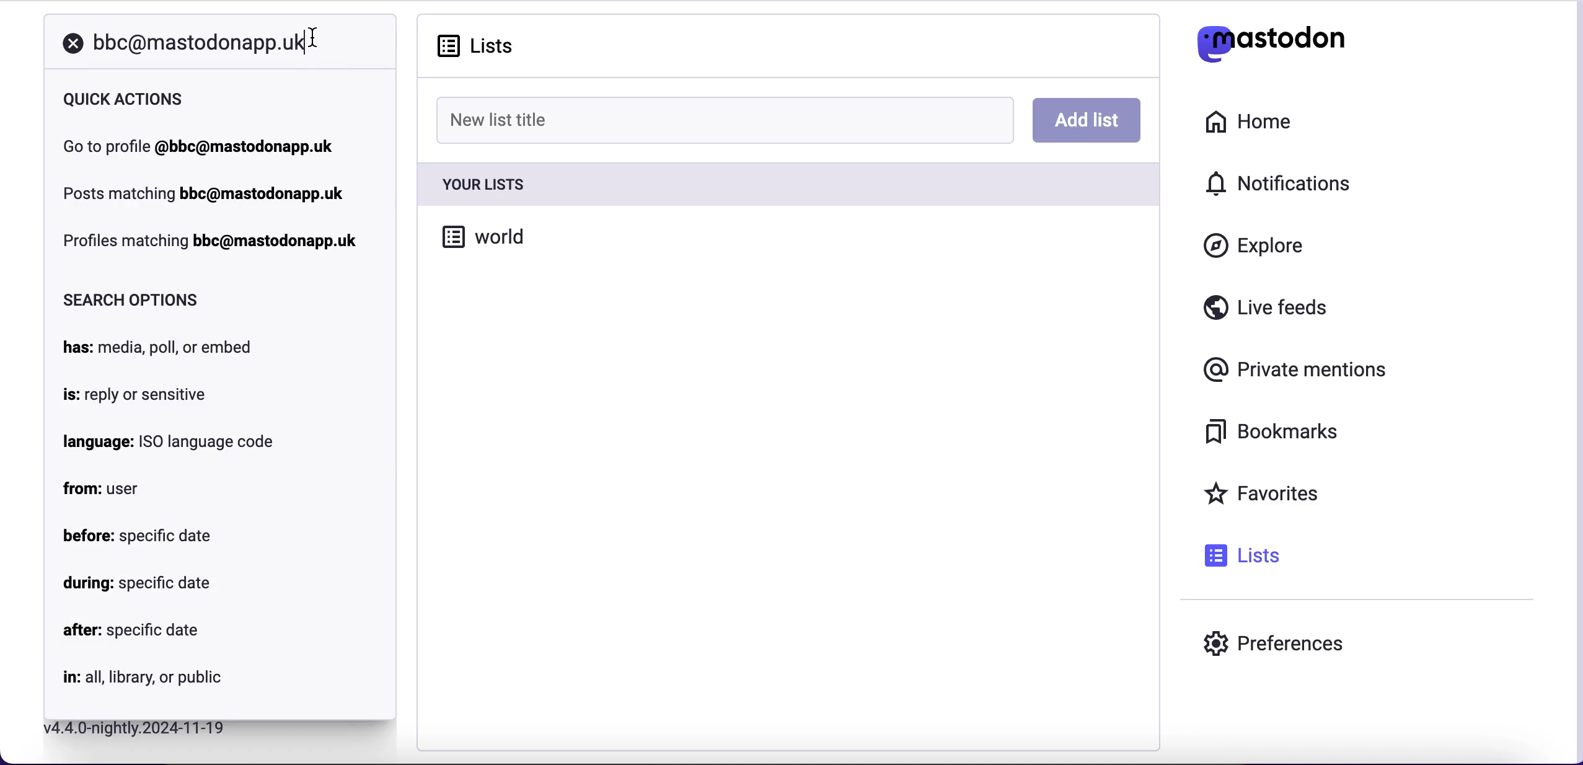  Describe the element at coordinates (103, 491) in the screenshot. I see `from: user` at that location.